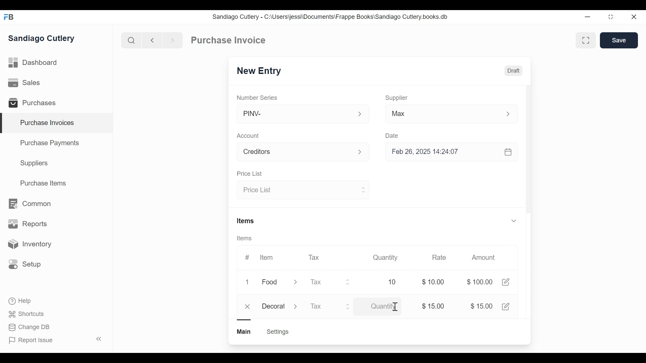 The image size is (646, 363). What do you see at coordinates (229, 40) in the screenshot?
I see `Purchase Invoice` at bounding box center [229, 40].